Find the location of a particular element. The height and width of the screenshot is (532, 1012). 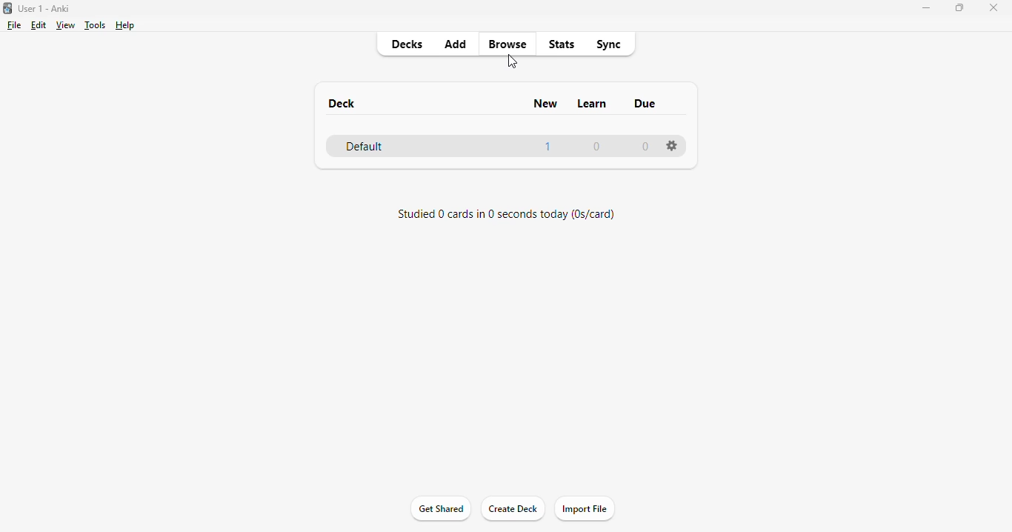

help is located at coordinates (124, 25).